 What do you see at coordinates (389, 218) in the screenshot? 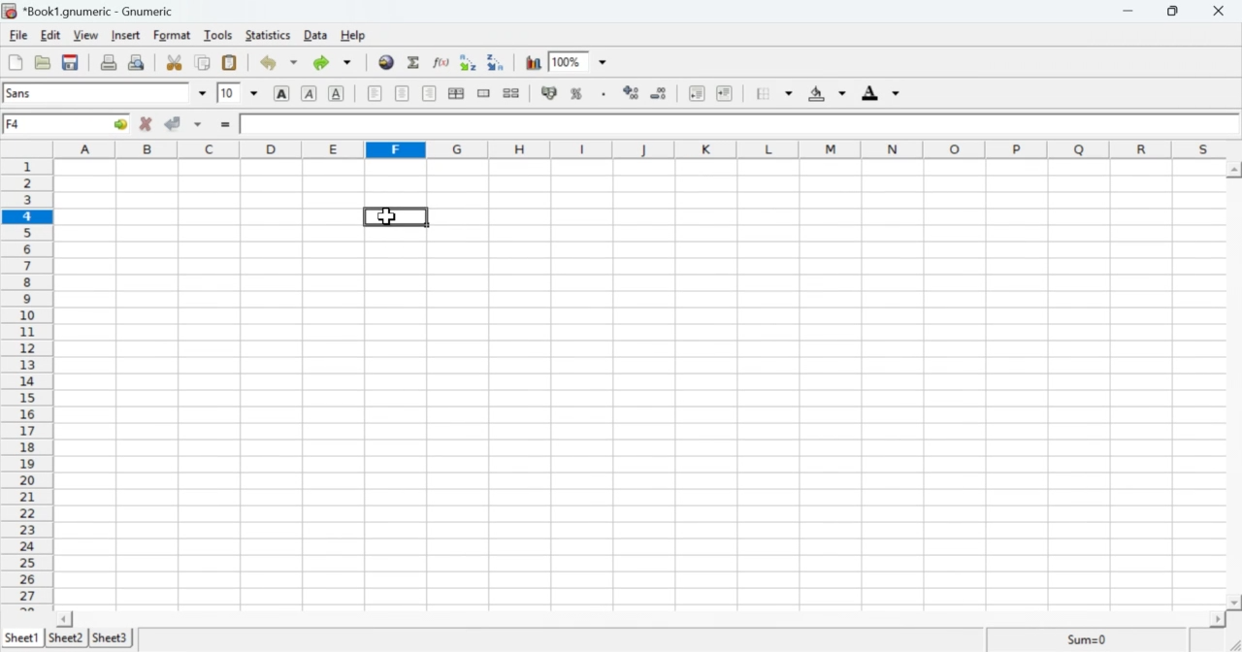
I see `cursor` at bounding box center [389, 218].